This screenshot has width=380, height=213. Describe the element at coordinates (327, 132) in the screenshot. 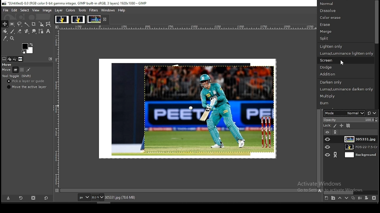

I see `visibility` at that location.